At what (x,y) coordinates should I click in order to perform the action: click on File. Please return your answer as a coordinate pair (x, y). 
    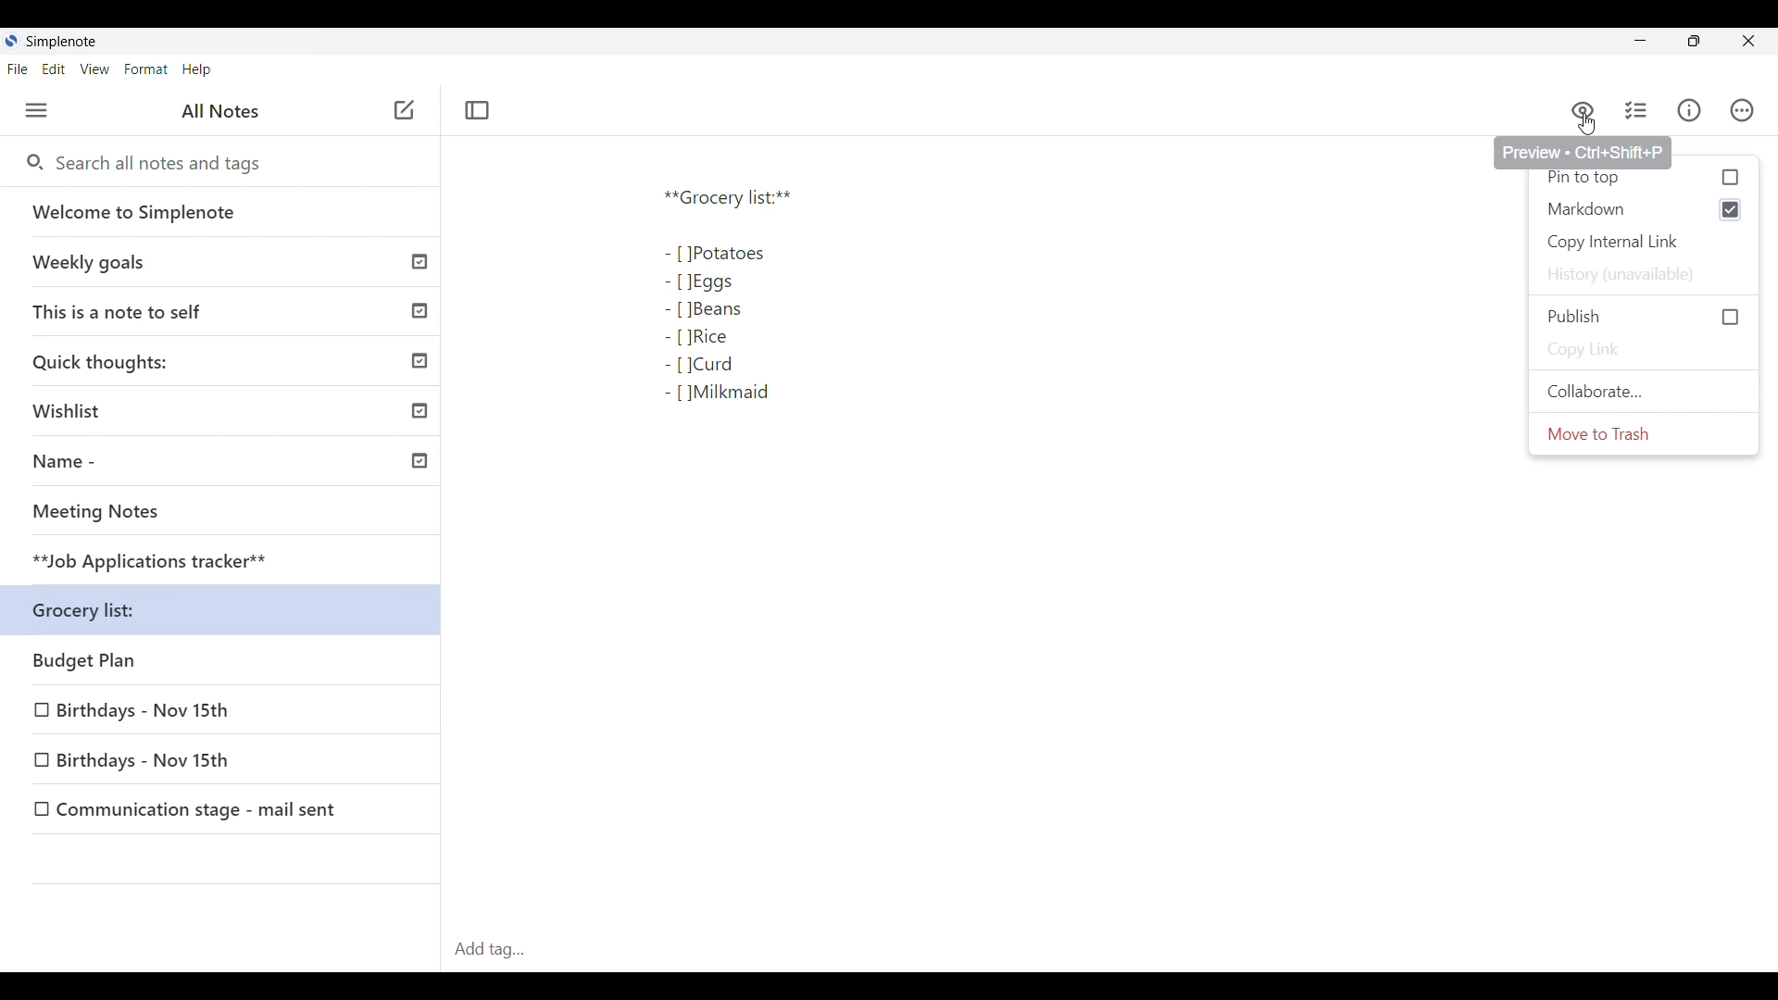
    Looking at the image, I should click on (18, 69).